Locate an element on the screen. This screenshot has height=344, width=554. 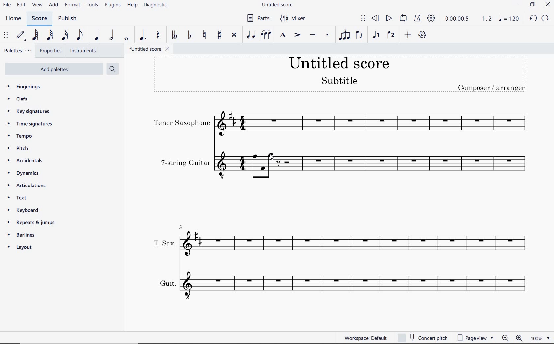
FORMAT is located at coordinates (73, 5).